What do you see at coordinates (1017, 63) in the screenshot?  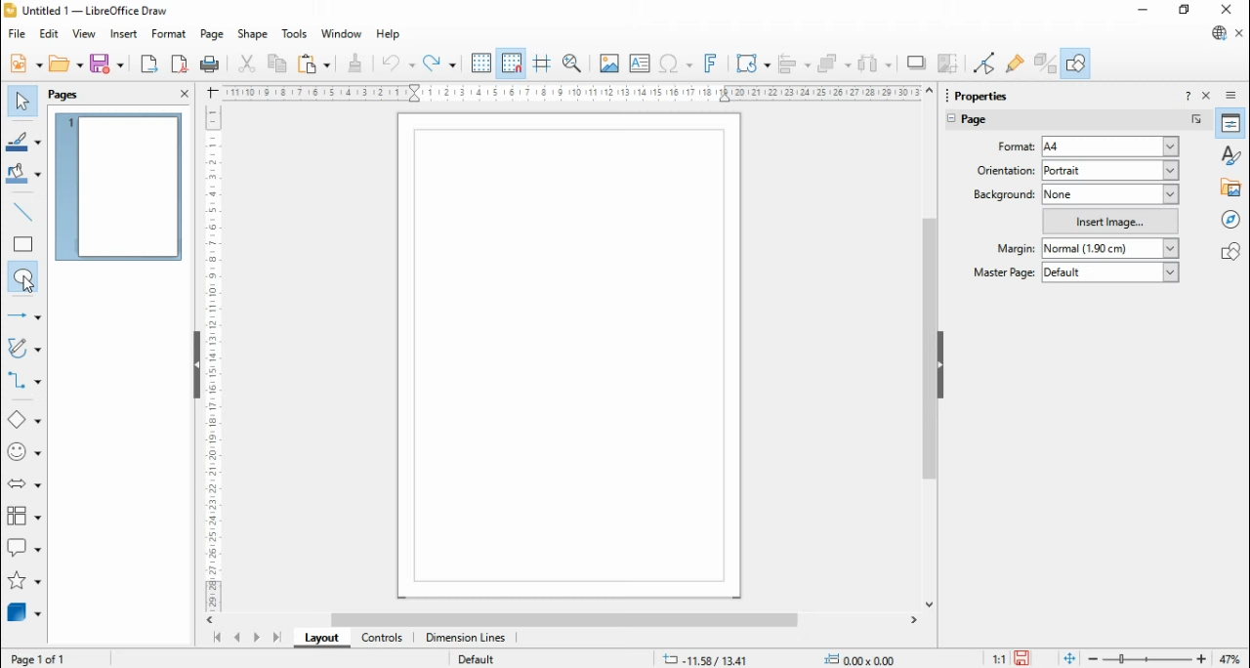 I see `show glue point functions` at bounding box center [1017, 63].